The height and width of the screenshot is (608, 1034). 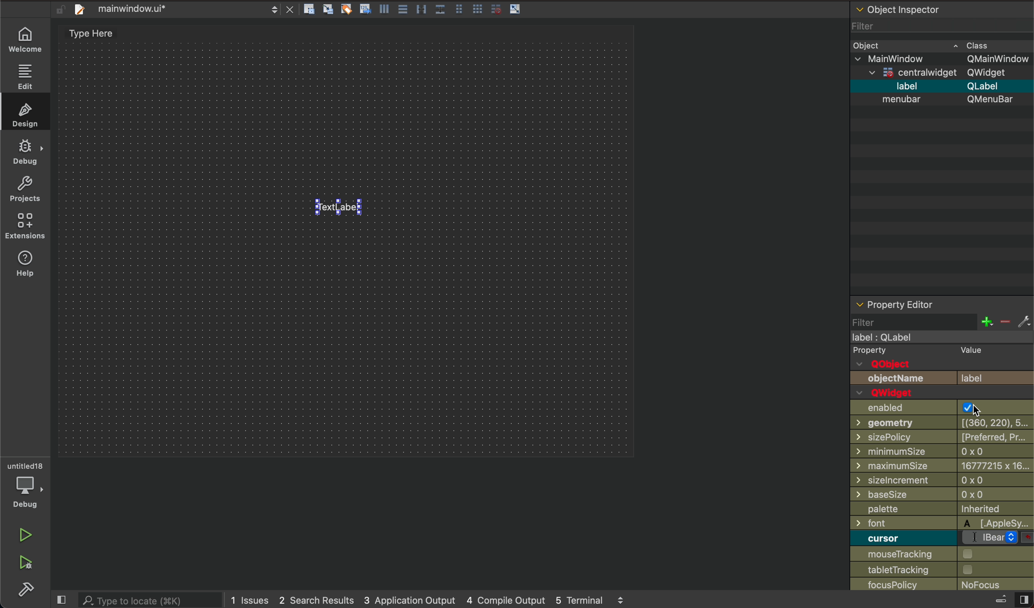 I want to click on file tab, so click(x=170, y=9).